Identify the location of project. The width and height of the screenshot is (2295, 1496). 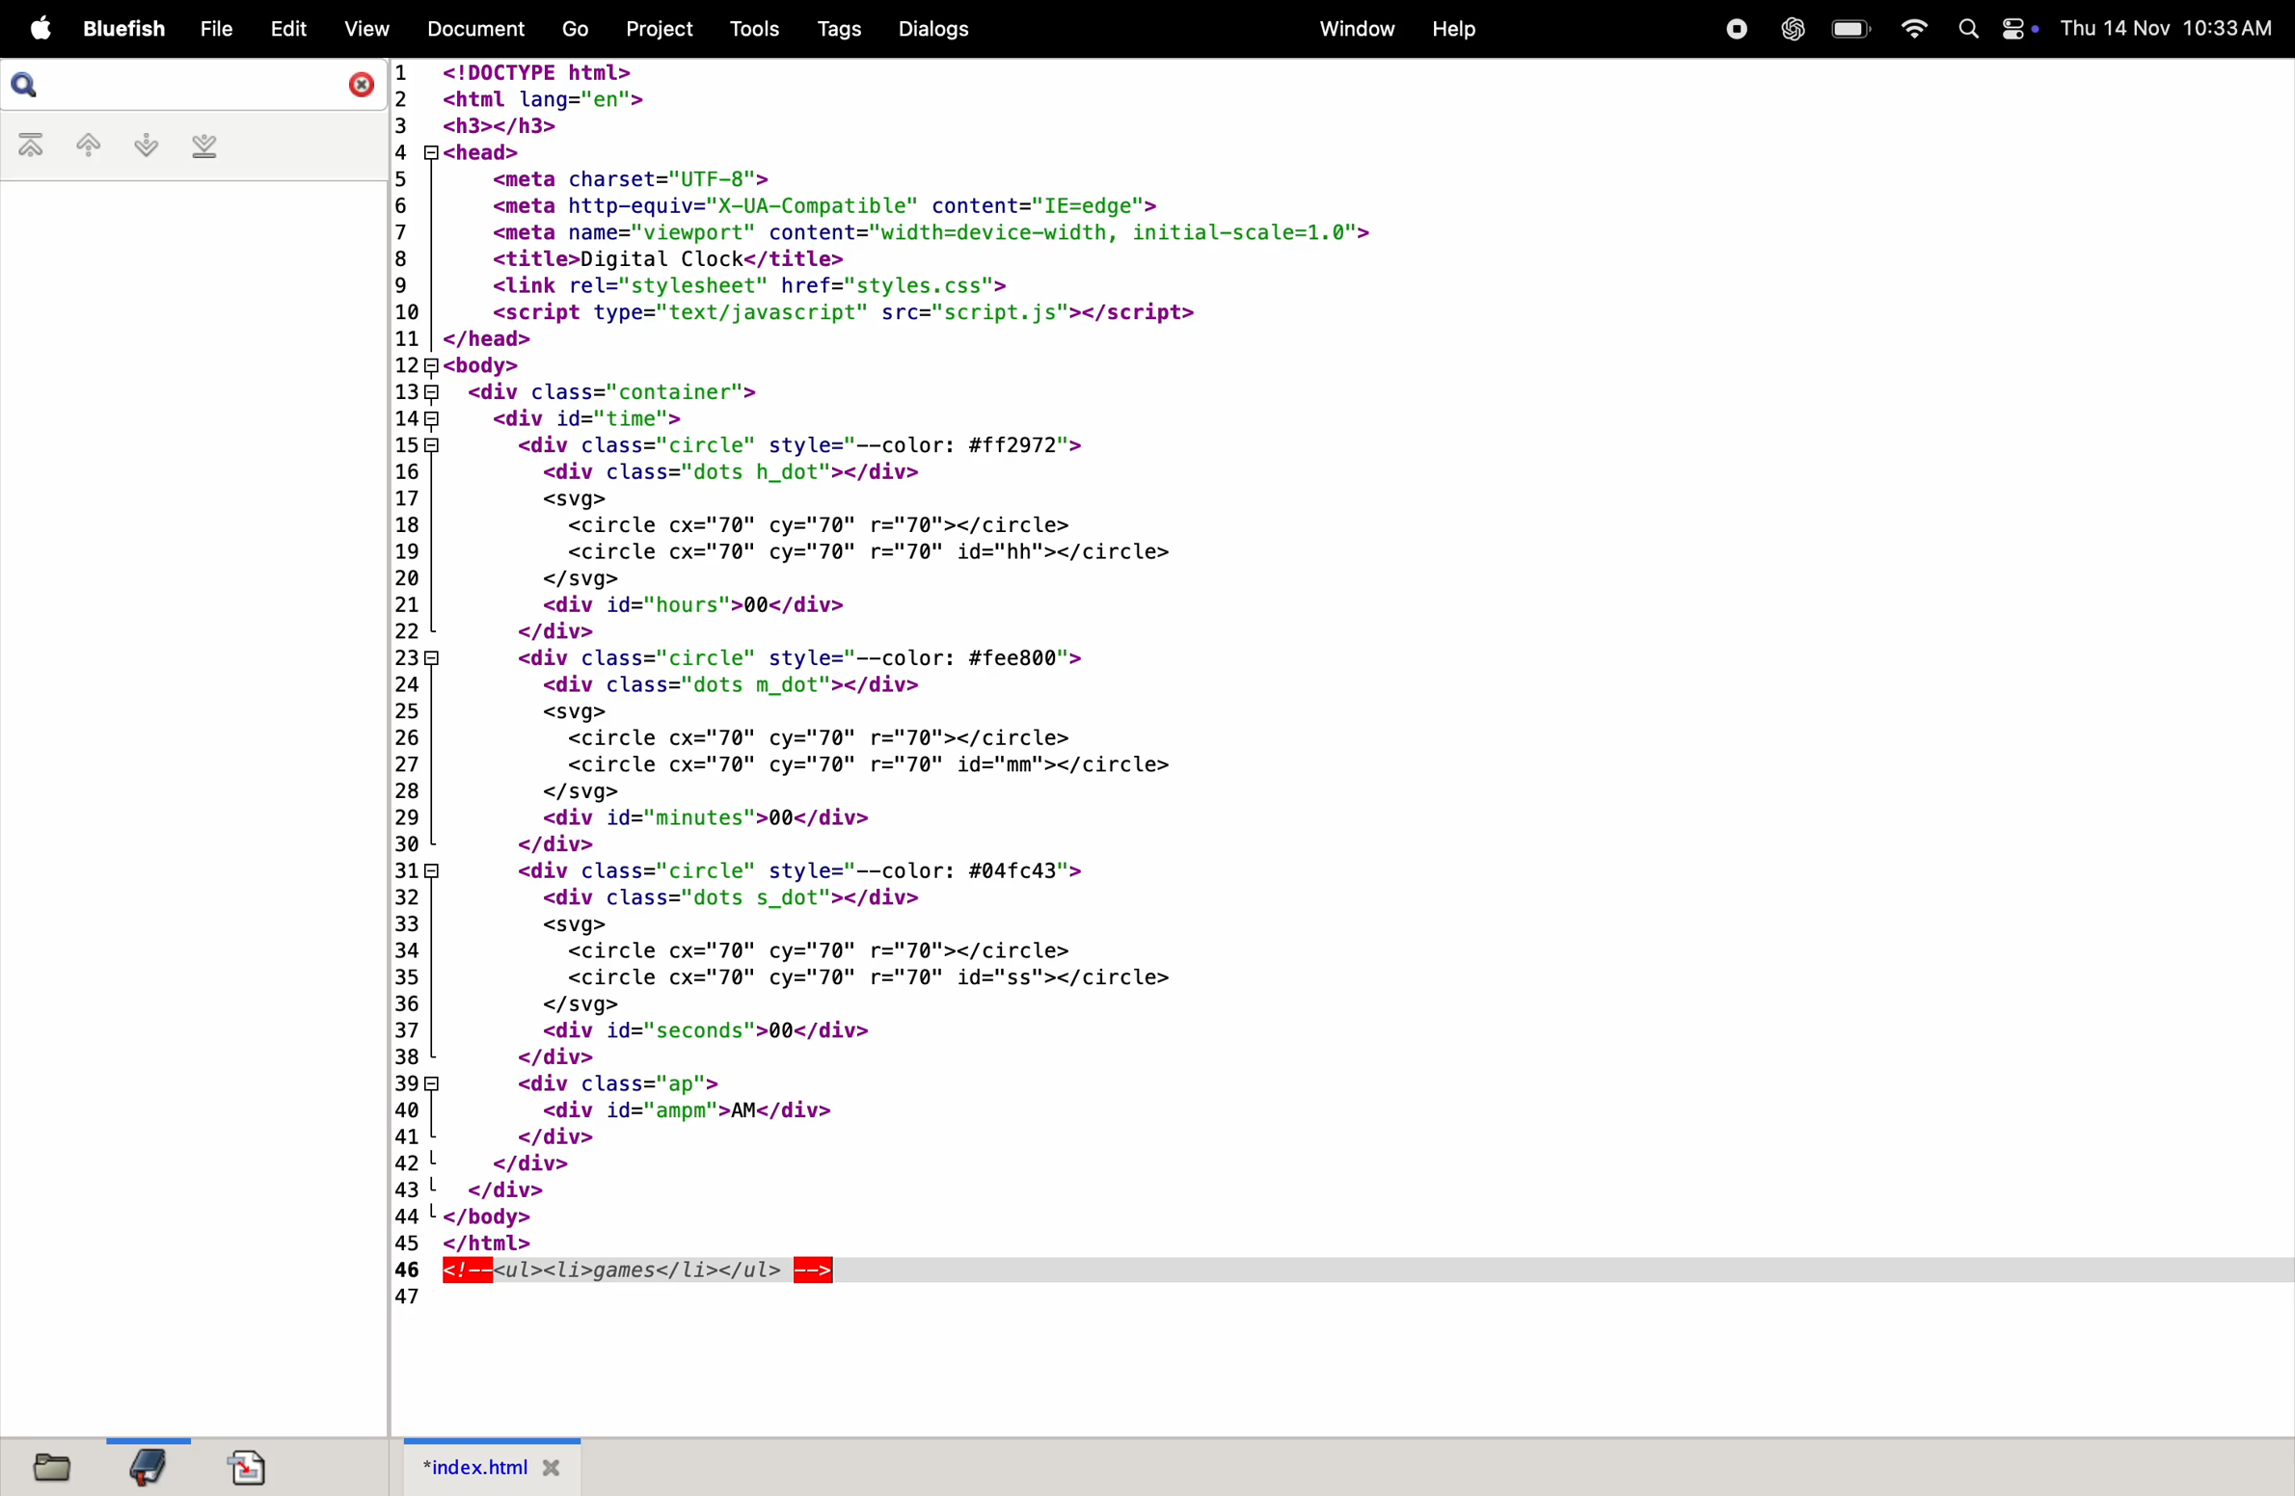
(658, 31).